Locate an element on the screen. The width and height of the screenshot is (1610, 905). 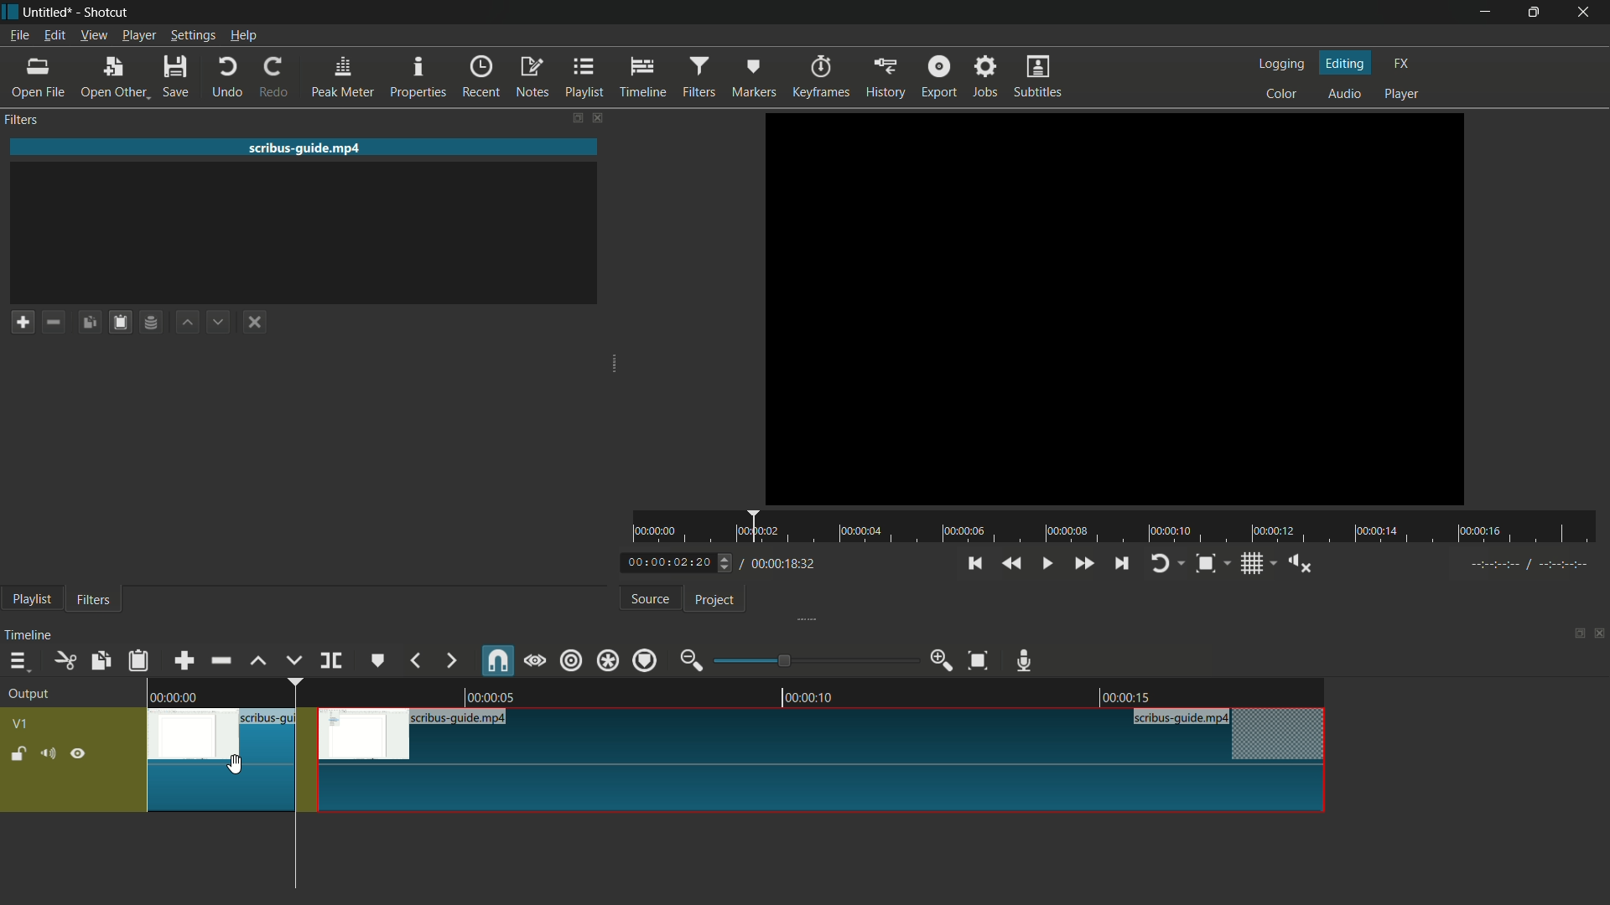
lift is located at coordinates (258, 660).